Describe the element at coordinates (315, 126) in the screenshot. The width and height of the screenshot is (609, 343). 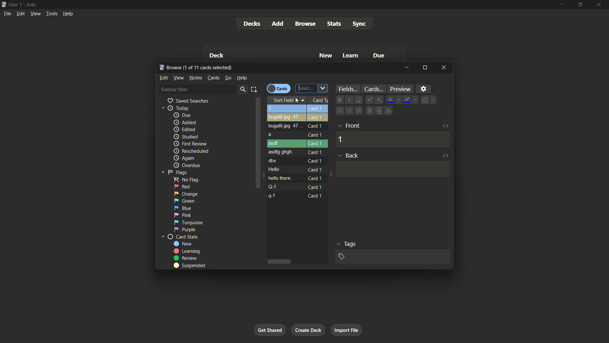
I see `card 1` at that location.